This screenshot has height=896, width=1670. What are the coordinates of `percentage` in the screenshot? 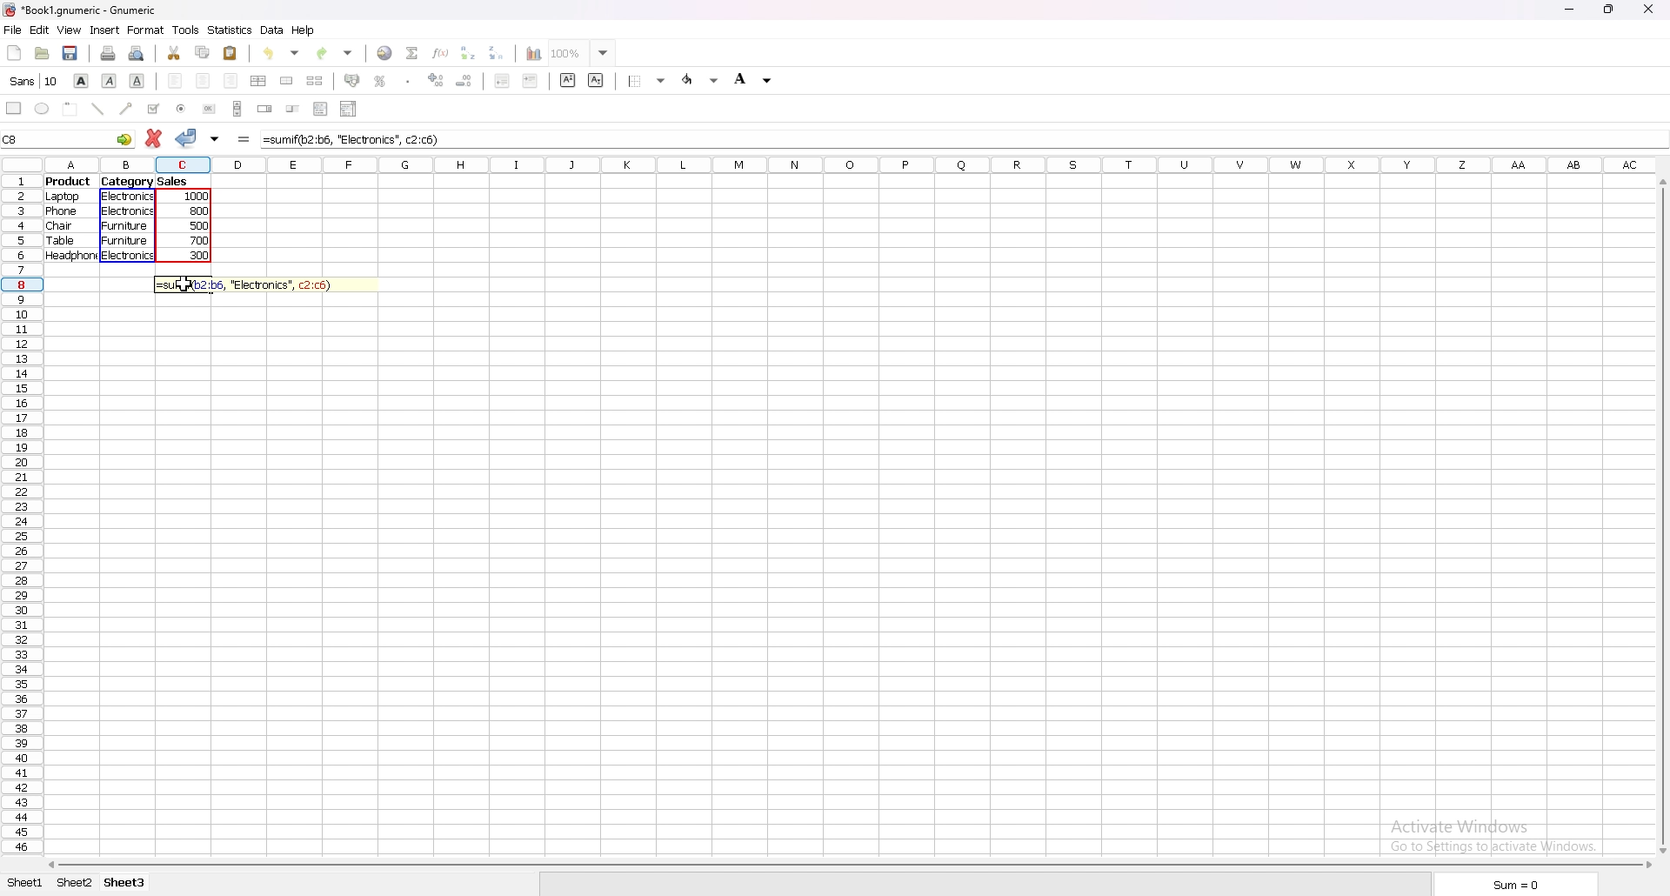 It's located at (380, 80).